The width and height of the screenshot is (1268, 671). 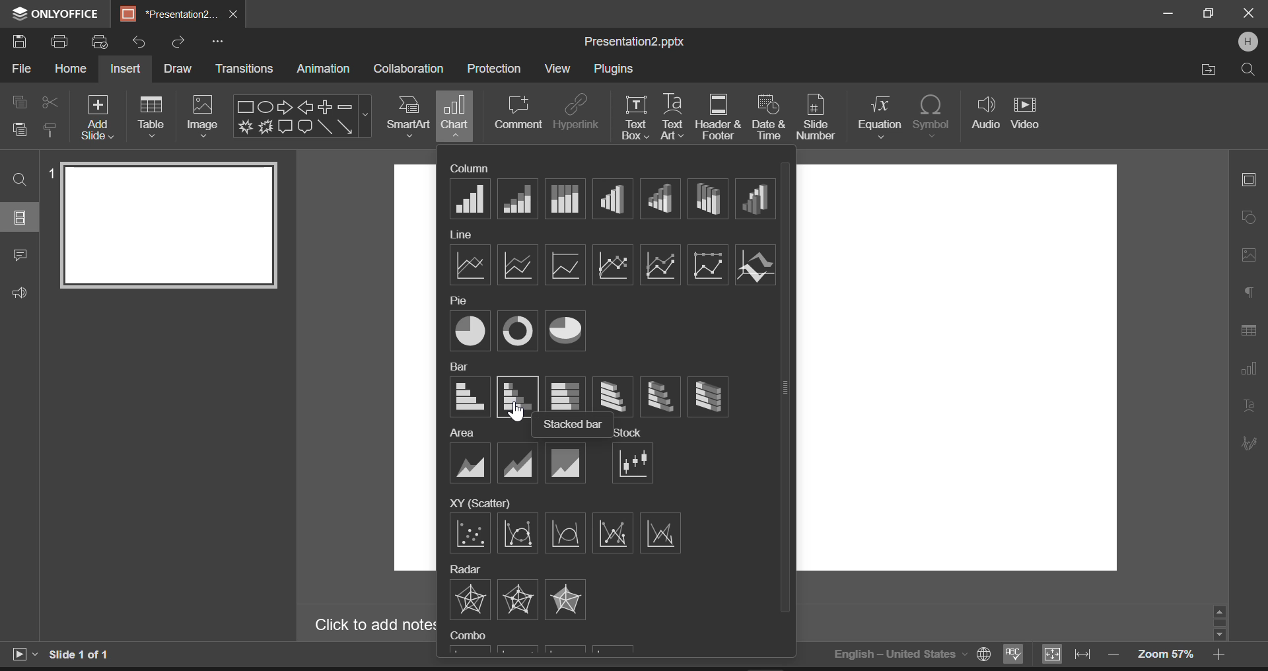 What do you see at coordinates (718, 116) in the screenshot?
I see `Header & Footer` at bounding box center [718, 116].